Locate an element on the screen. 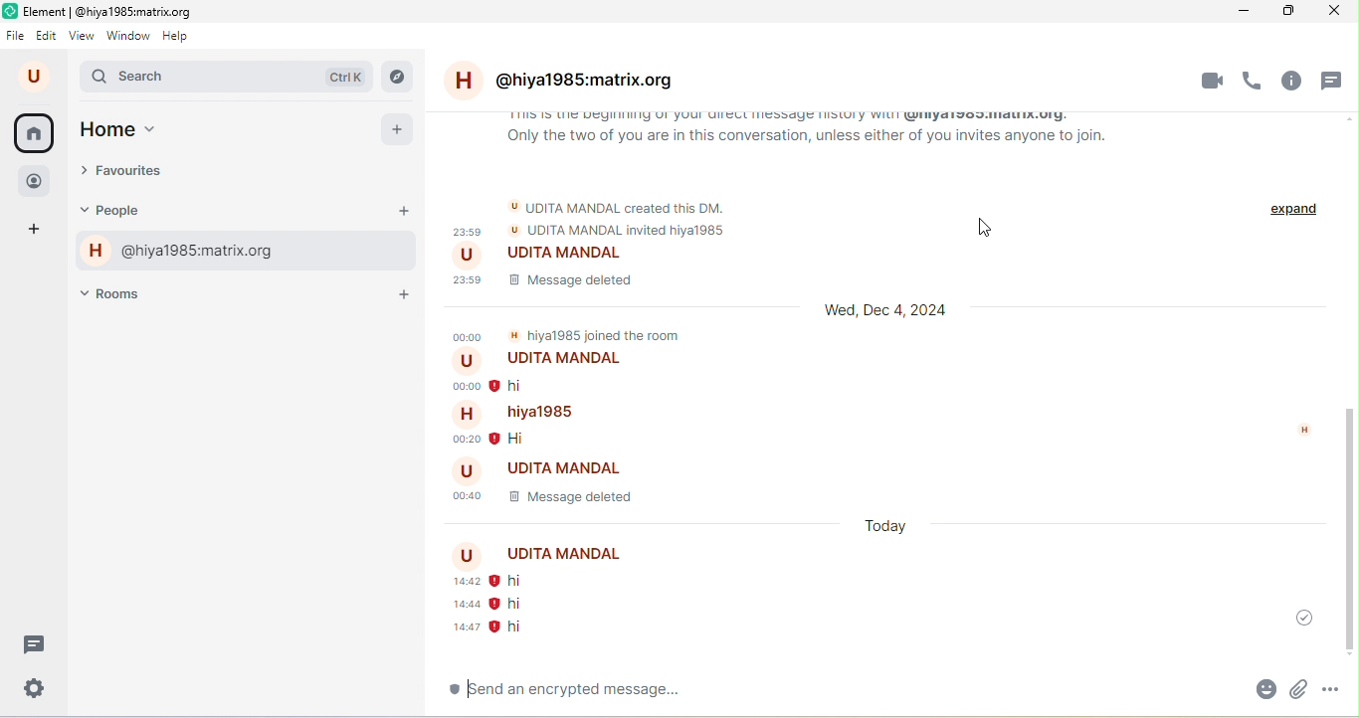 The height and width of the screenshot is (718, 1359). view is located at coordinates (82, 35).